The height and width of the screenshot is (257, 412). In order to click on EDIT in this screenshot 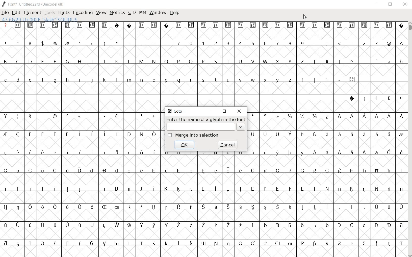, I will do `click(16, 13)`.